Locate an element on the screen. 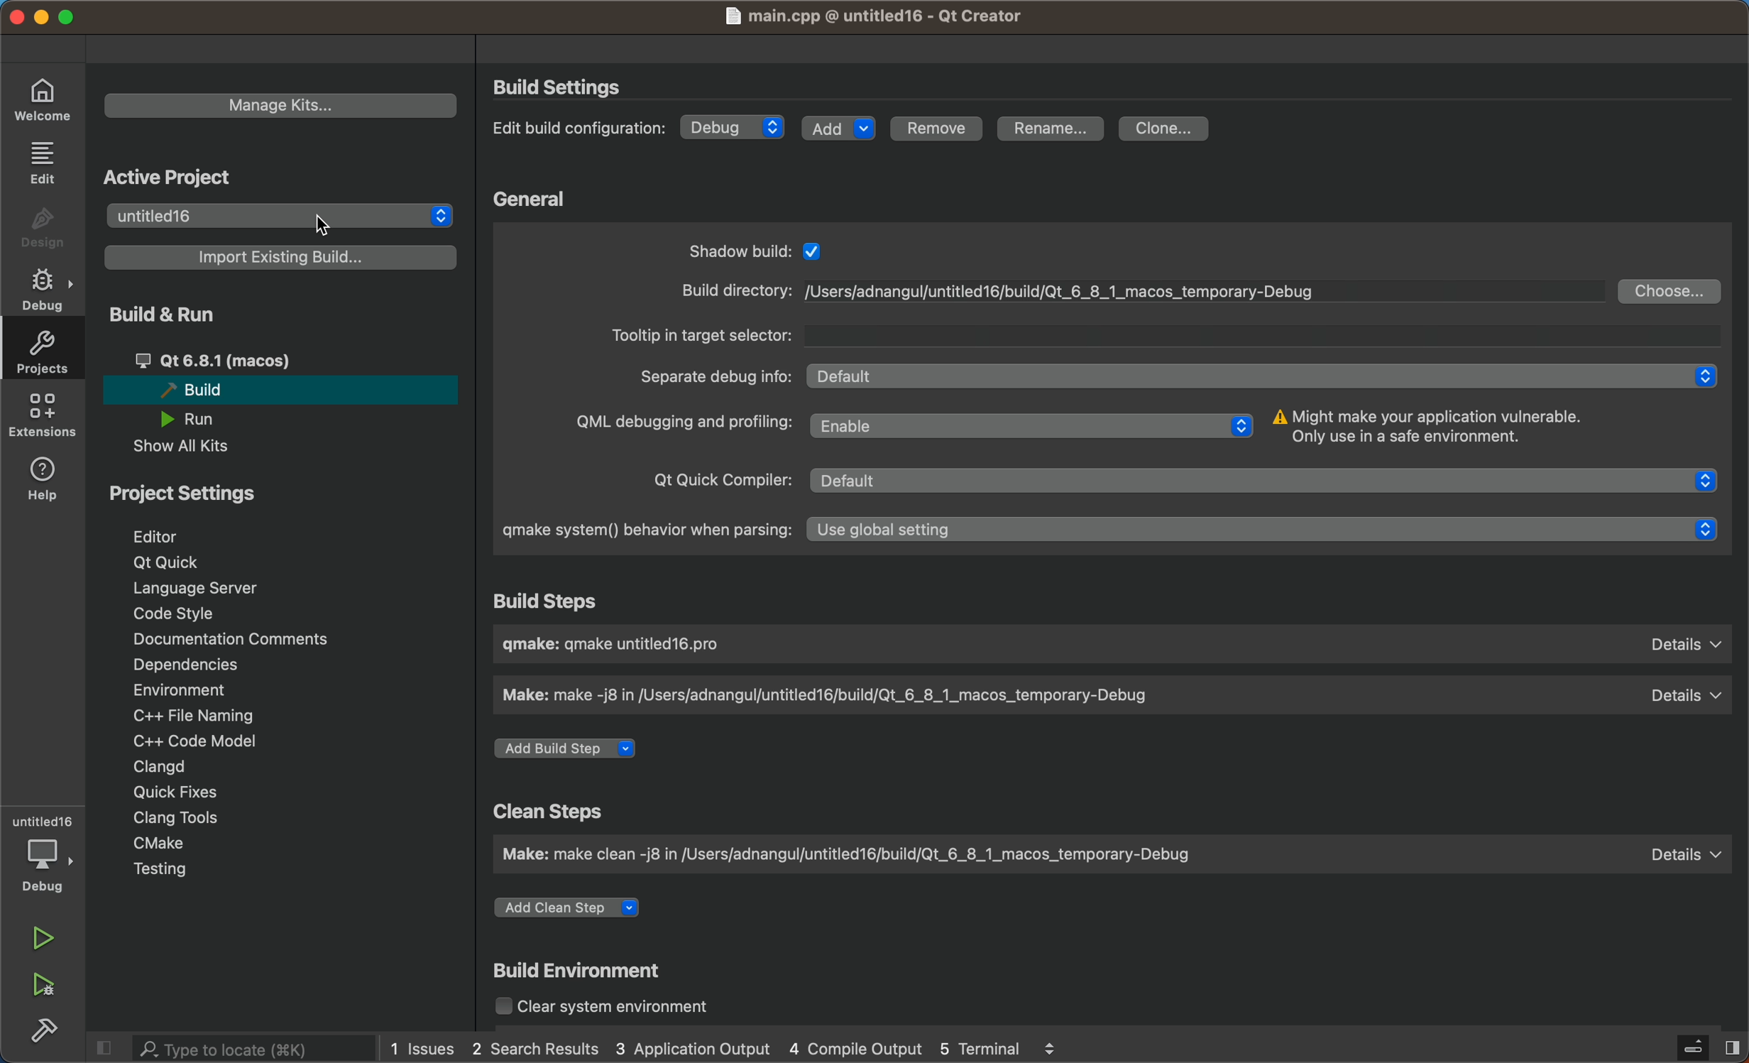 Image resolution: width=1749 pixels, height=1063 pixels. manage kits is located at coordinates (283, 103).